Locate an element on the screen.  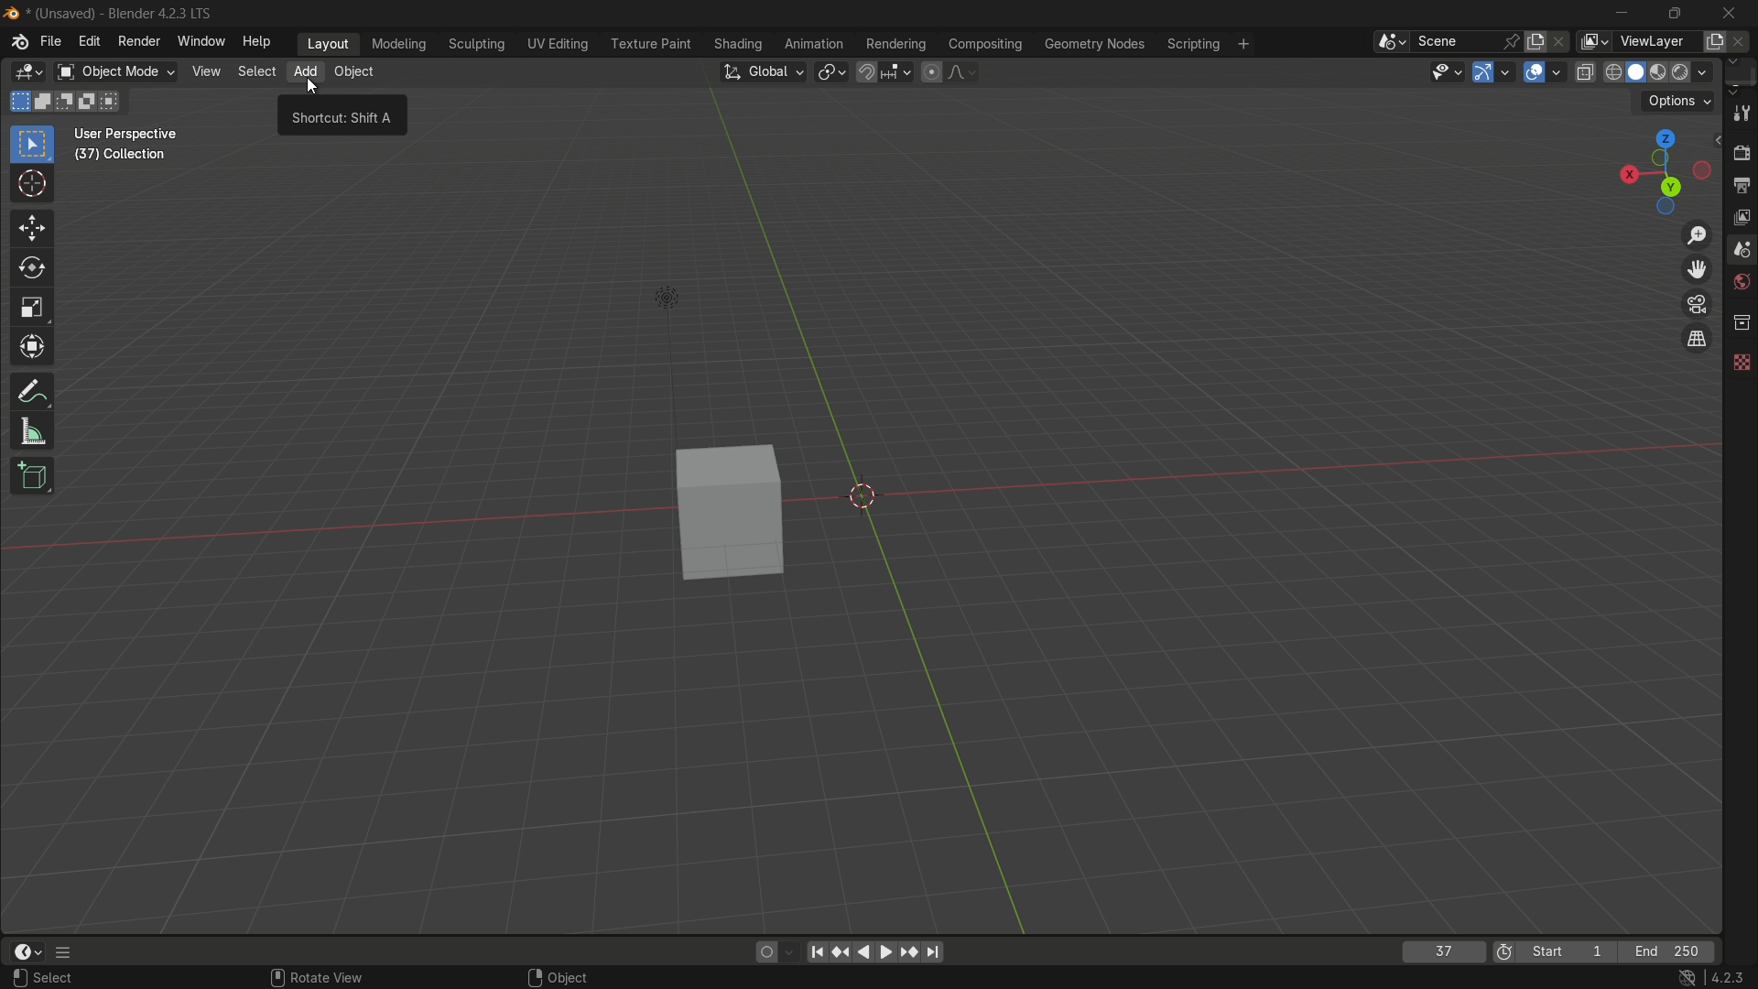
cube is located at coordinates (722, 516).